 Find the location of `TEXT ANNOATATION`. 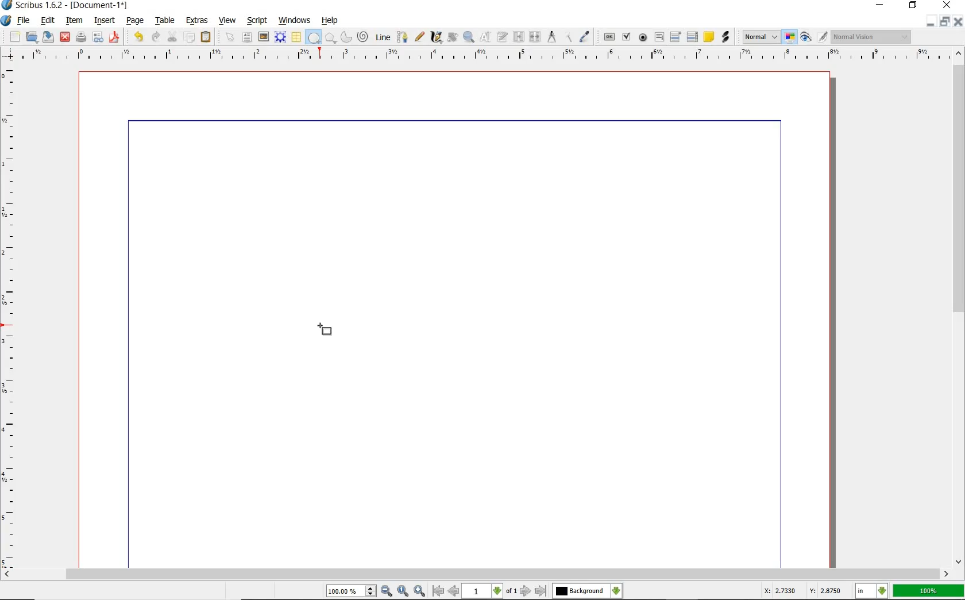

TEXT ANNOATATION is located at coordinates (708, 36).